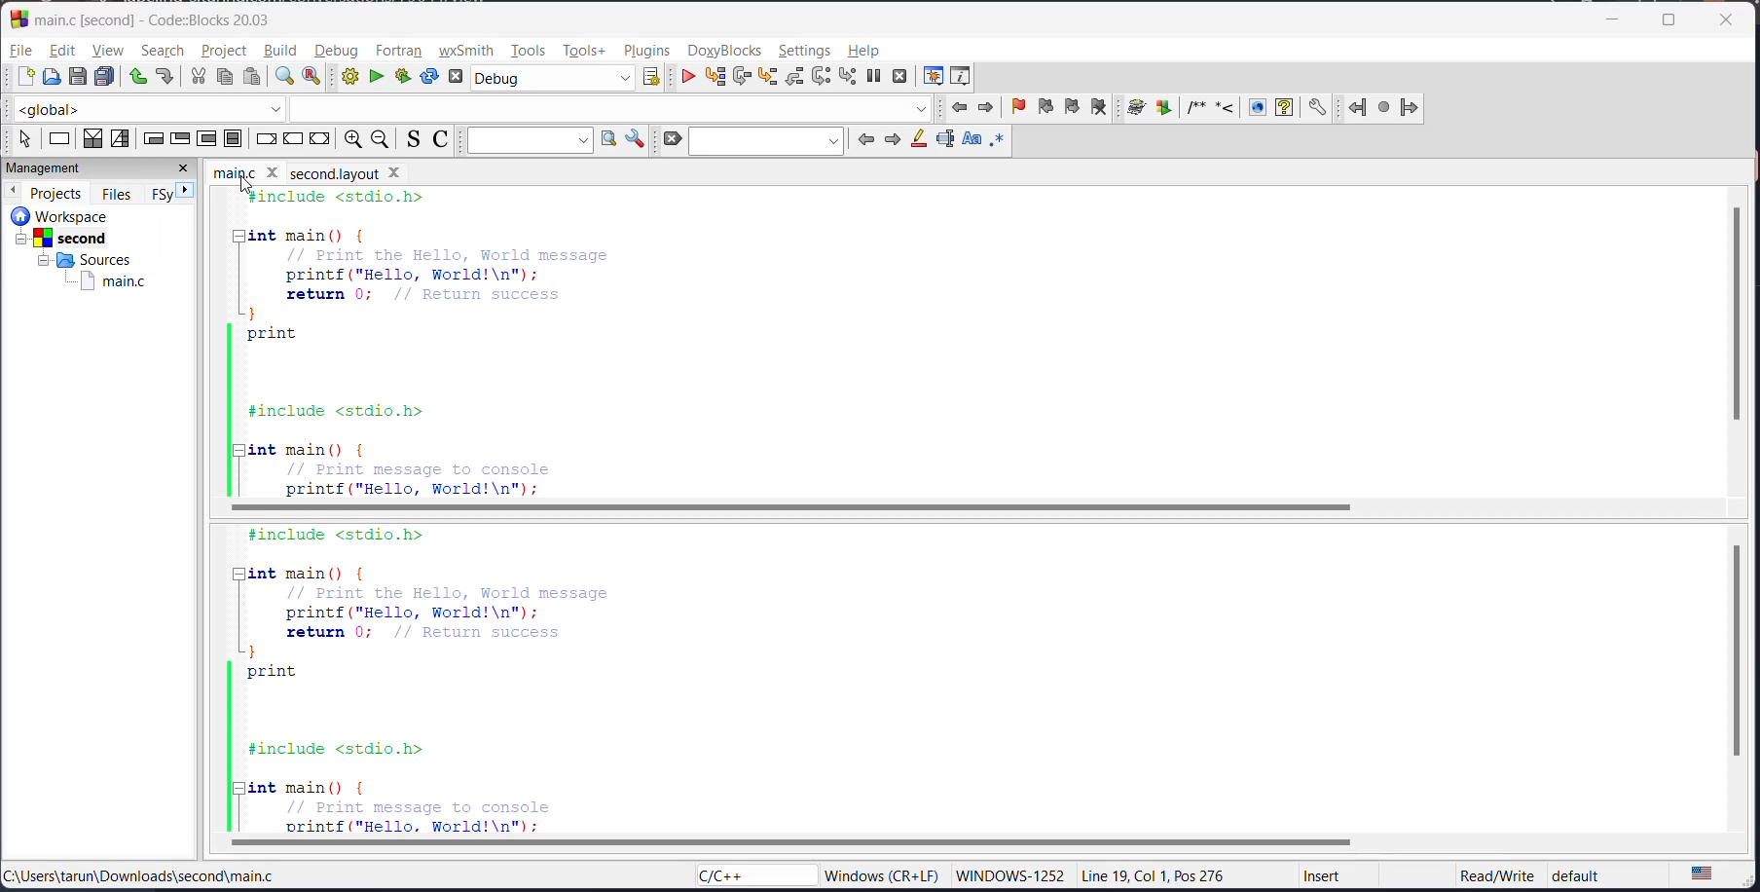  Describe the element at coordinates (1098, 108) in the screenshot. I see `clear bookmark` at that location.